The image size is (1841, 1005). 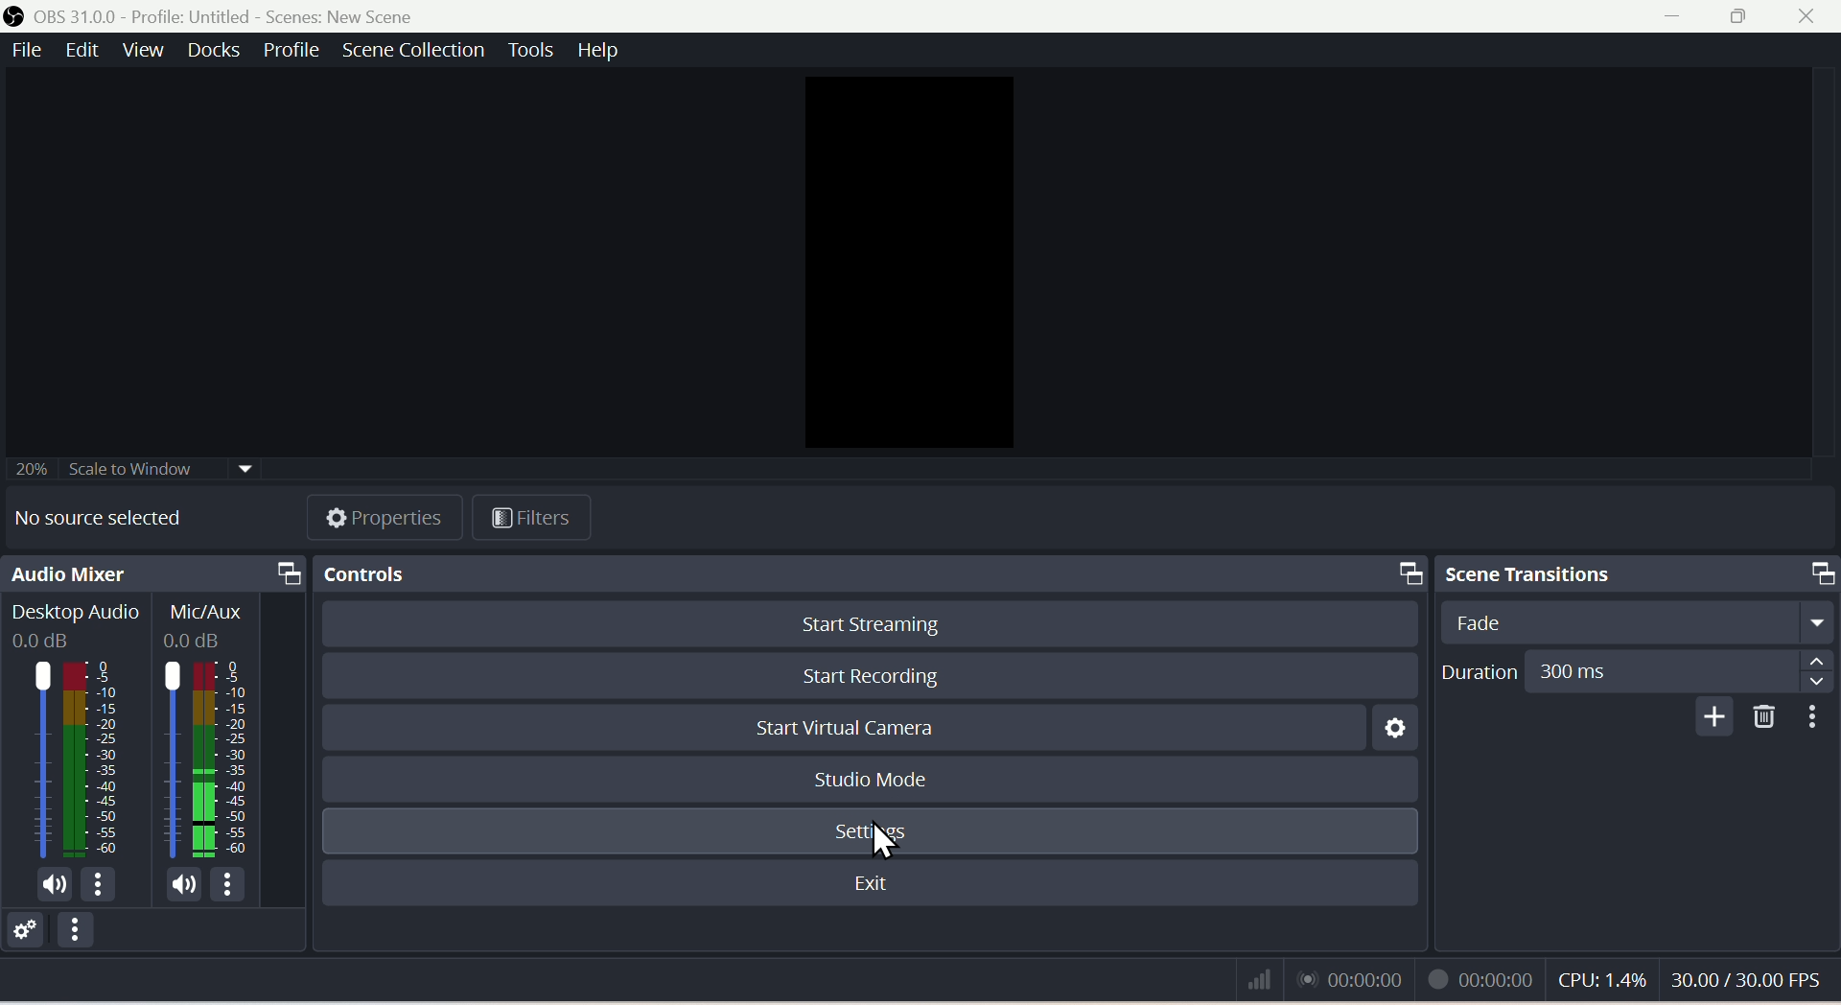 I want to click on Scene transition, so click(x=1638, y=572).